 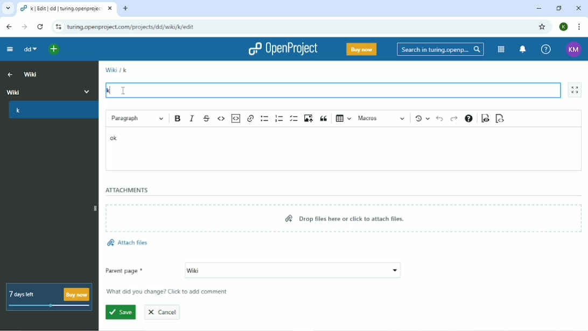 I want to click on Italic, so click(x=192, y=118).